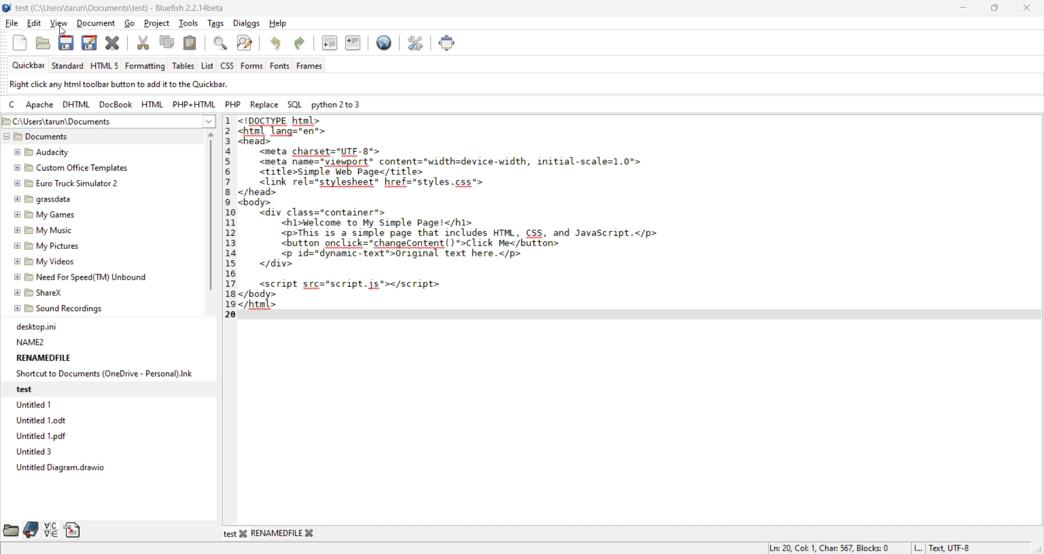 This screenshot has width=1044, height=554. I want to click on Untitled 1.odt, so click(44, 423).